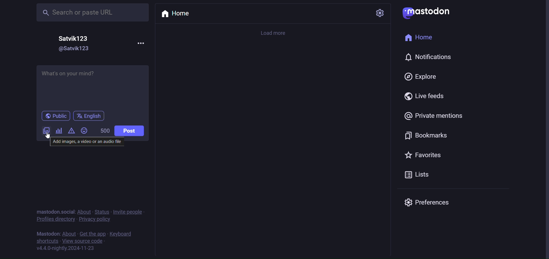 The width and height of the screenshot is (549, 259). I want to click on What's on your mind?, so click(93, 85).